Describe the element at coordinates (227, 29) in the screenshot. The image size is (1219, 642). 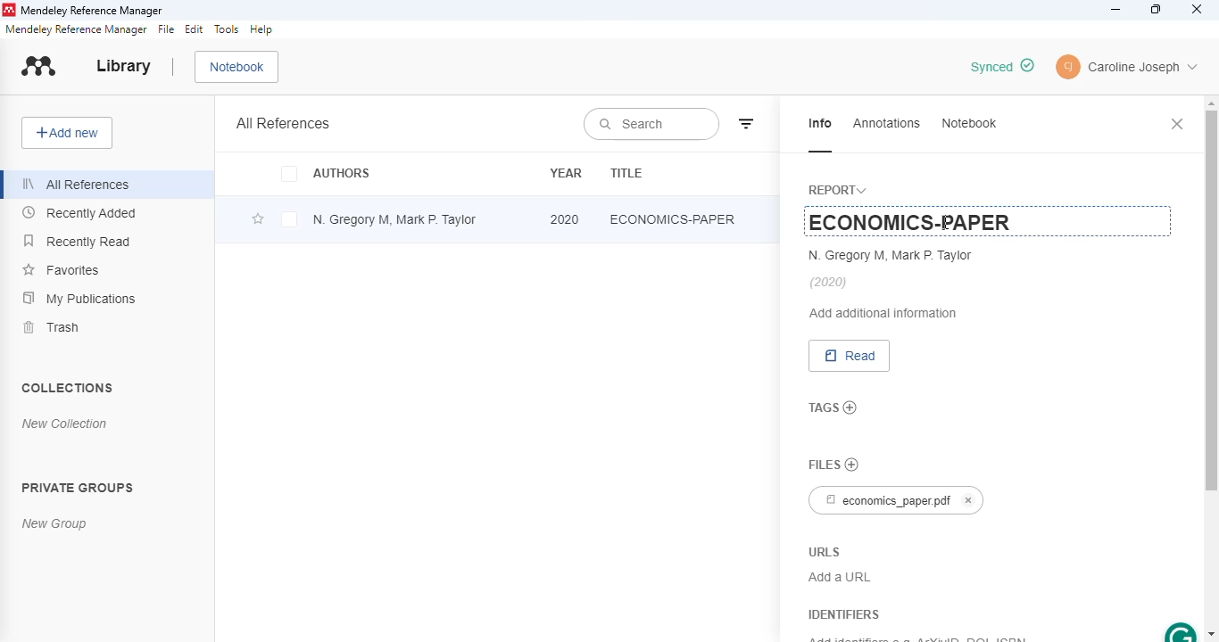
I see `tools` at that location.